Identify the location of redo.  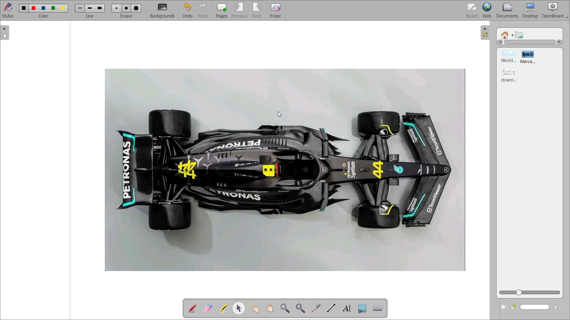
(203, 10).